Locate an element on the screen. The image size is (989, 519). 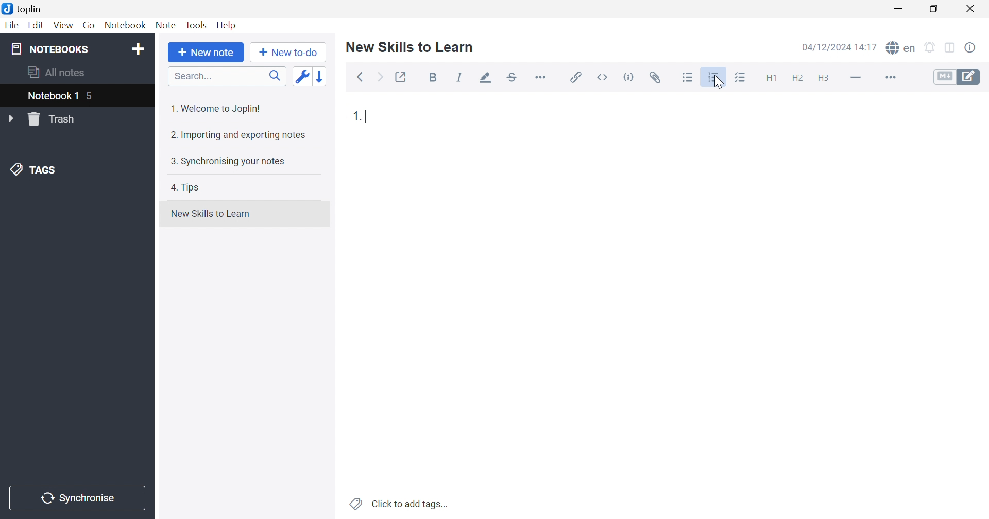
Notebook1 is located at coordinates (51, 95).